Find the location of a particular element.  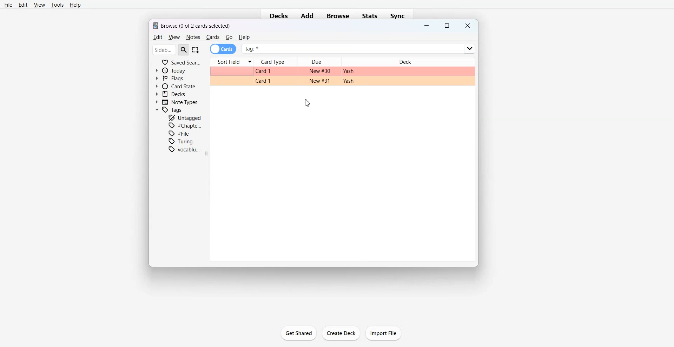

Saved Search is located at coordinates (181, 62).